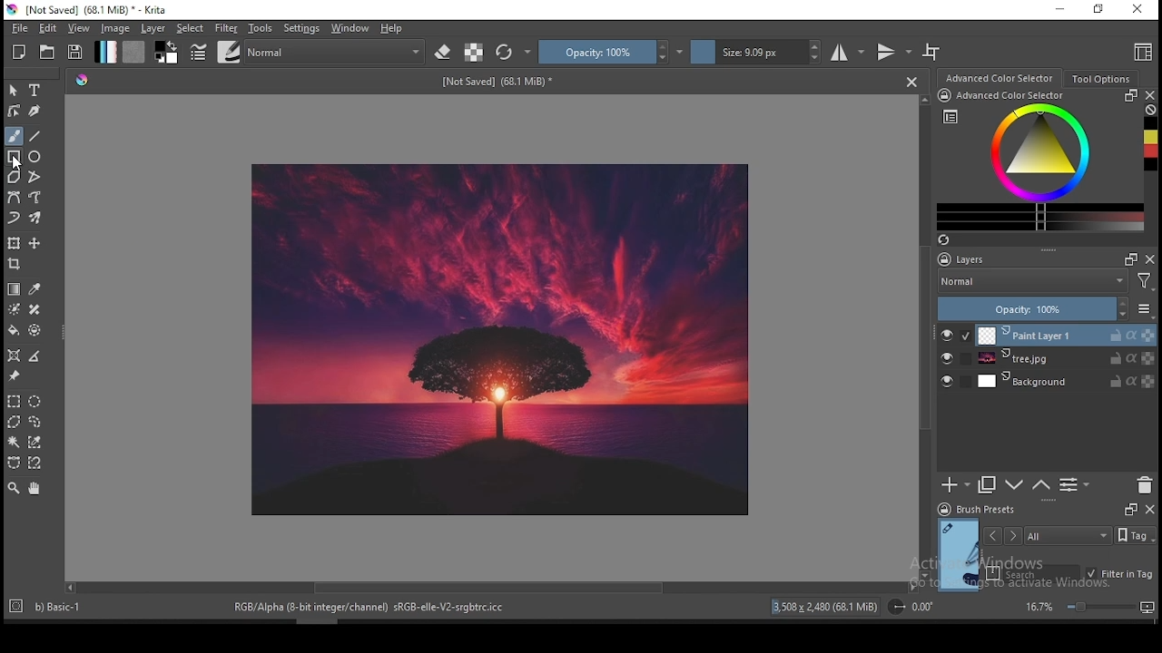 The width and height of the screenshot is (1162, 653). Describe the element at coordinates (15, 244) in the screenshot. I see `transform a layer or a selection` at that location.